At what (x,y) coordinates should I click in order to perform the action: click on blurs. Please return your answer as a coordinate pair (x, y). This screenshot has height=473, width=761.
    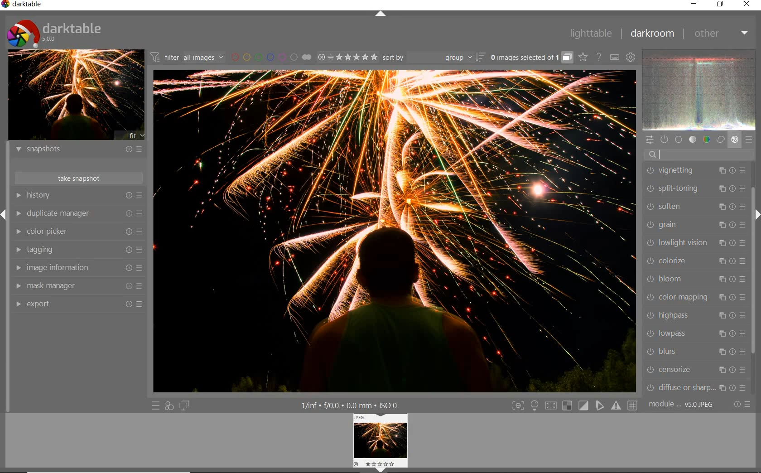
    Looking at the image, I should click on (695, 352).